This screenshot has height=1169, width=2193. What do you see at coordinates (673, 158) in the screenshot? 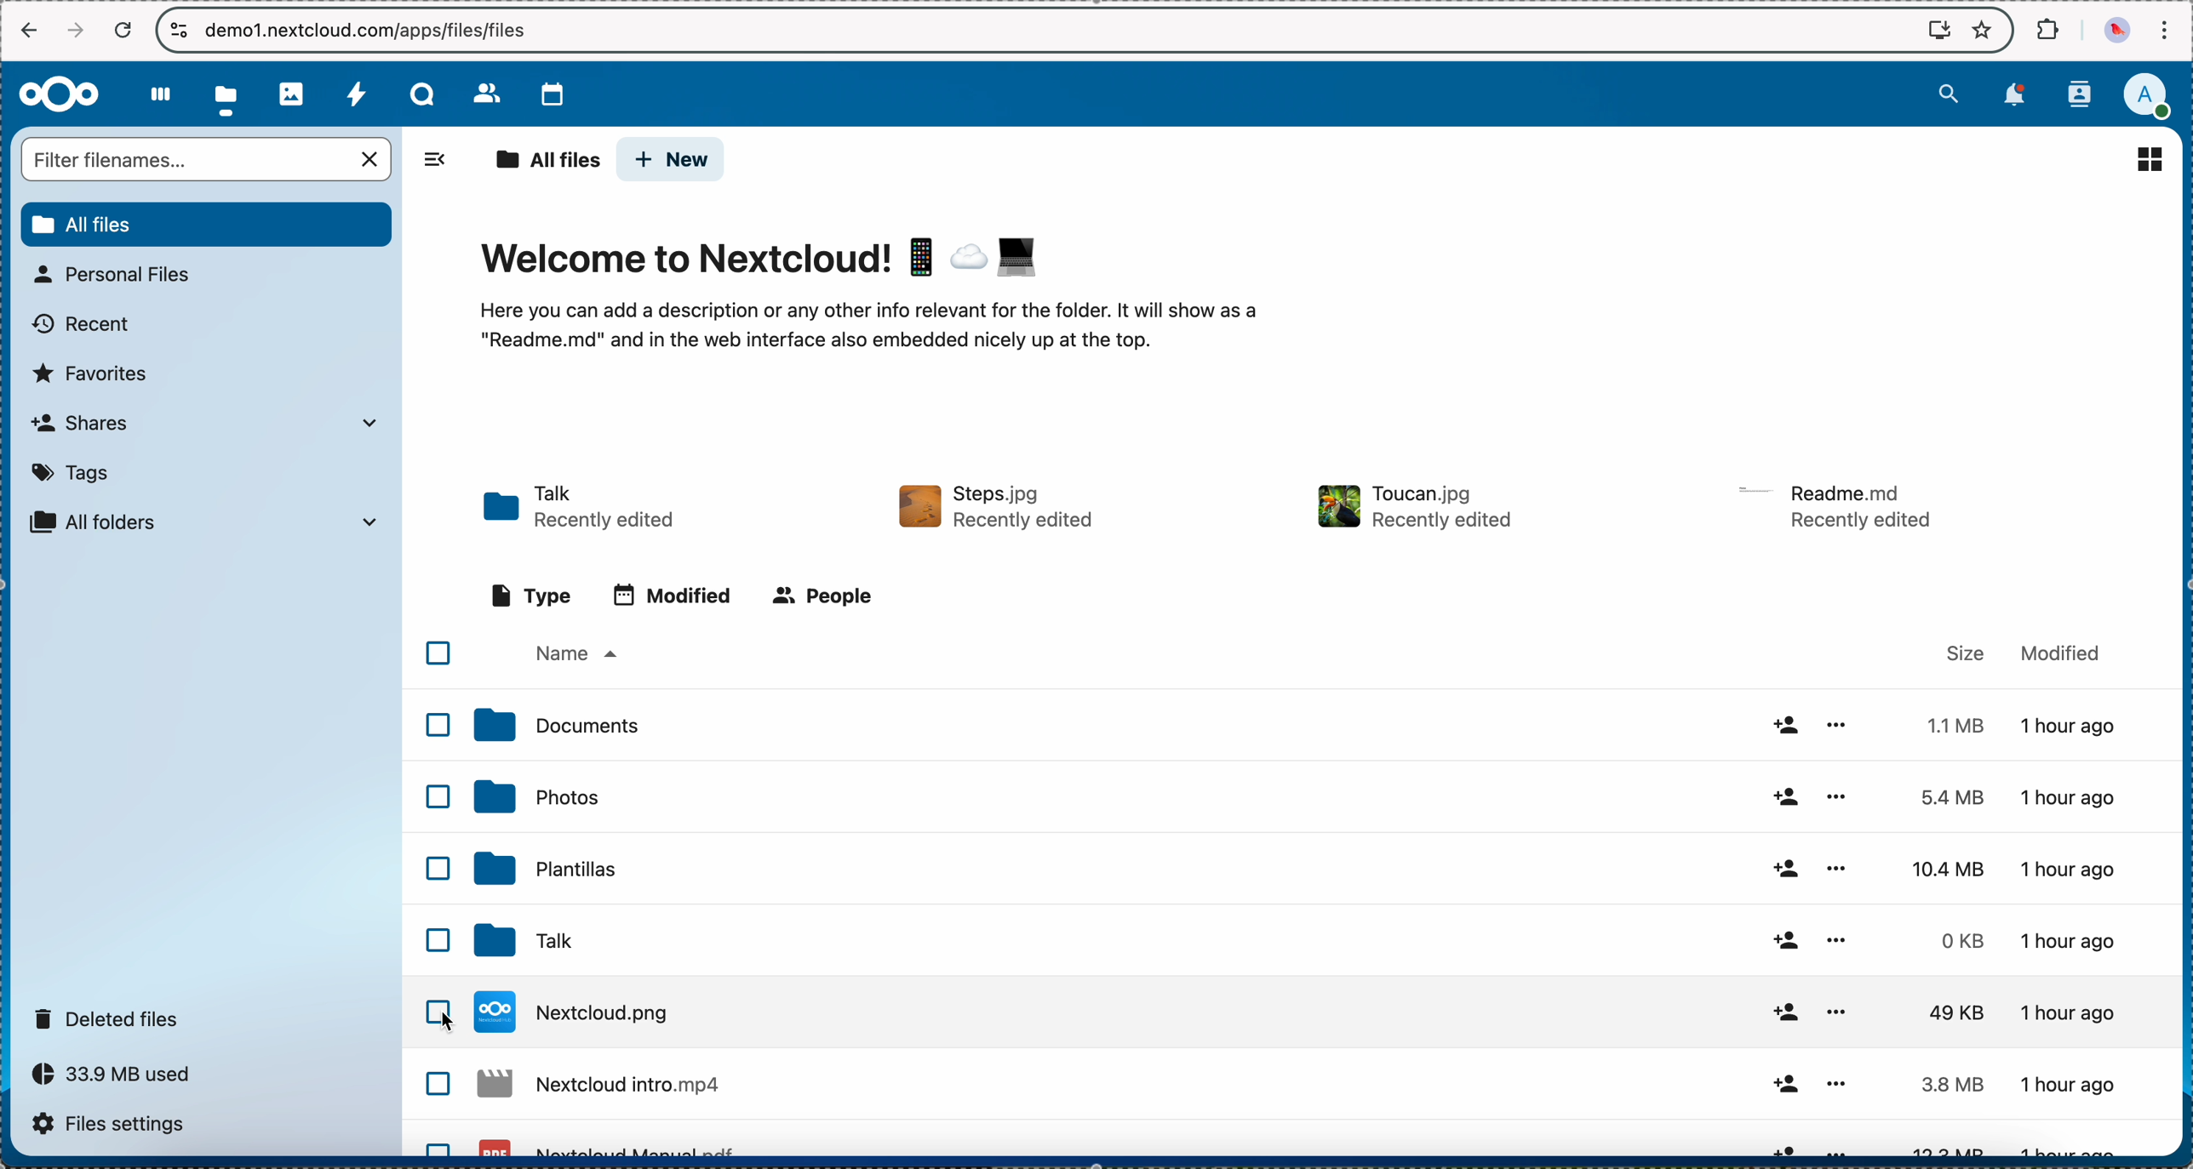
I see `new button` at bounding box center [673, 158].